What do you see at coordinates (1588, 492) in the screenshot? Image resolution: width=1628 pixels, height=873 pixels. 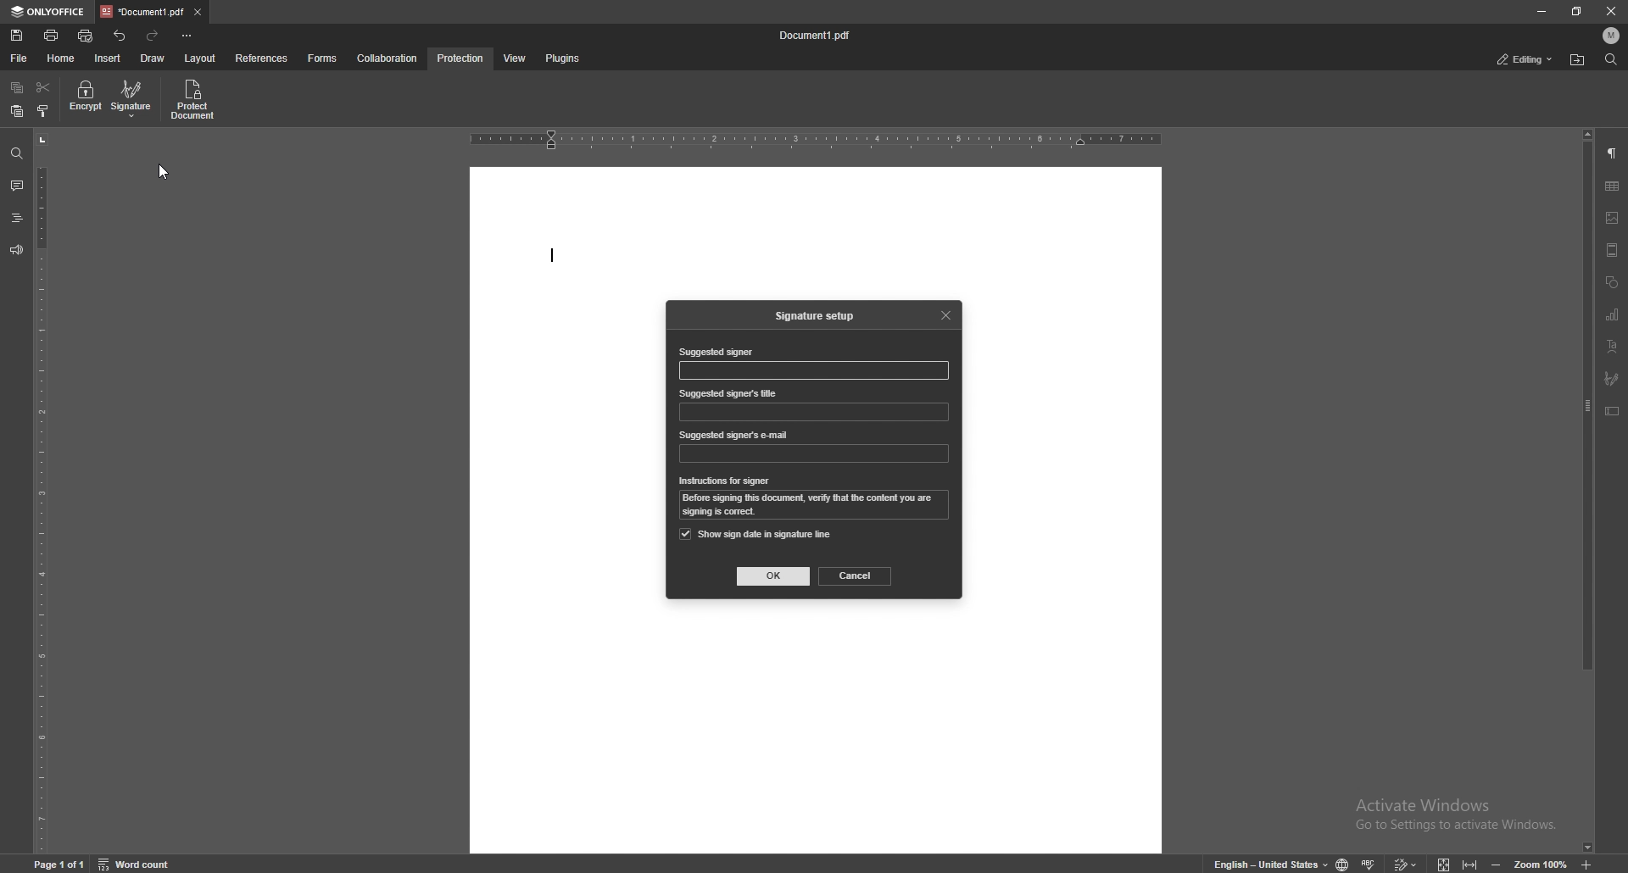 I see `scroll bar` at bounding box center [1588, 492].